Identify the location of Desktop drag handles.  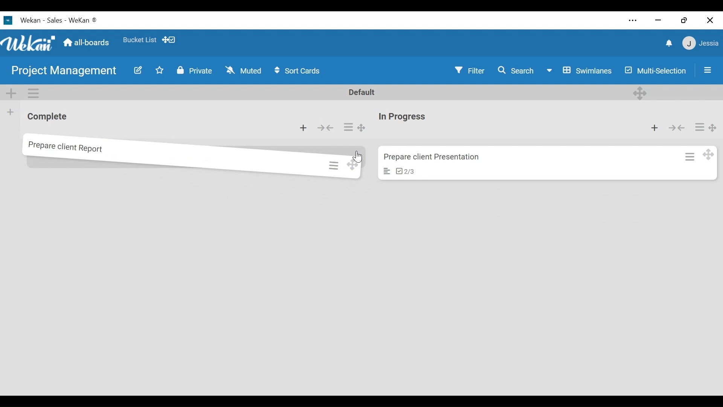
(362, 128).